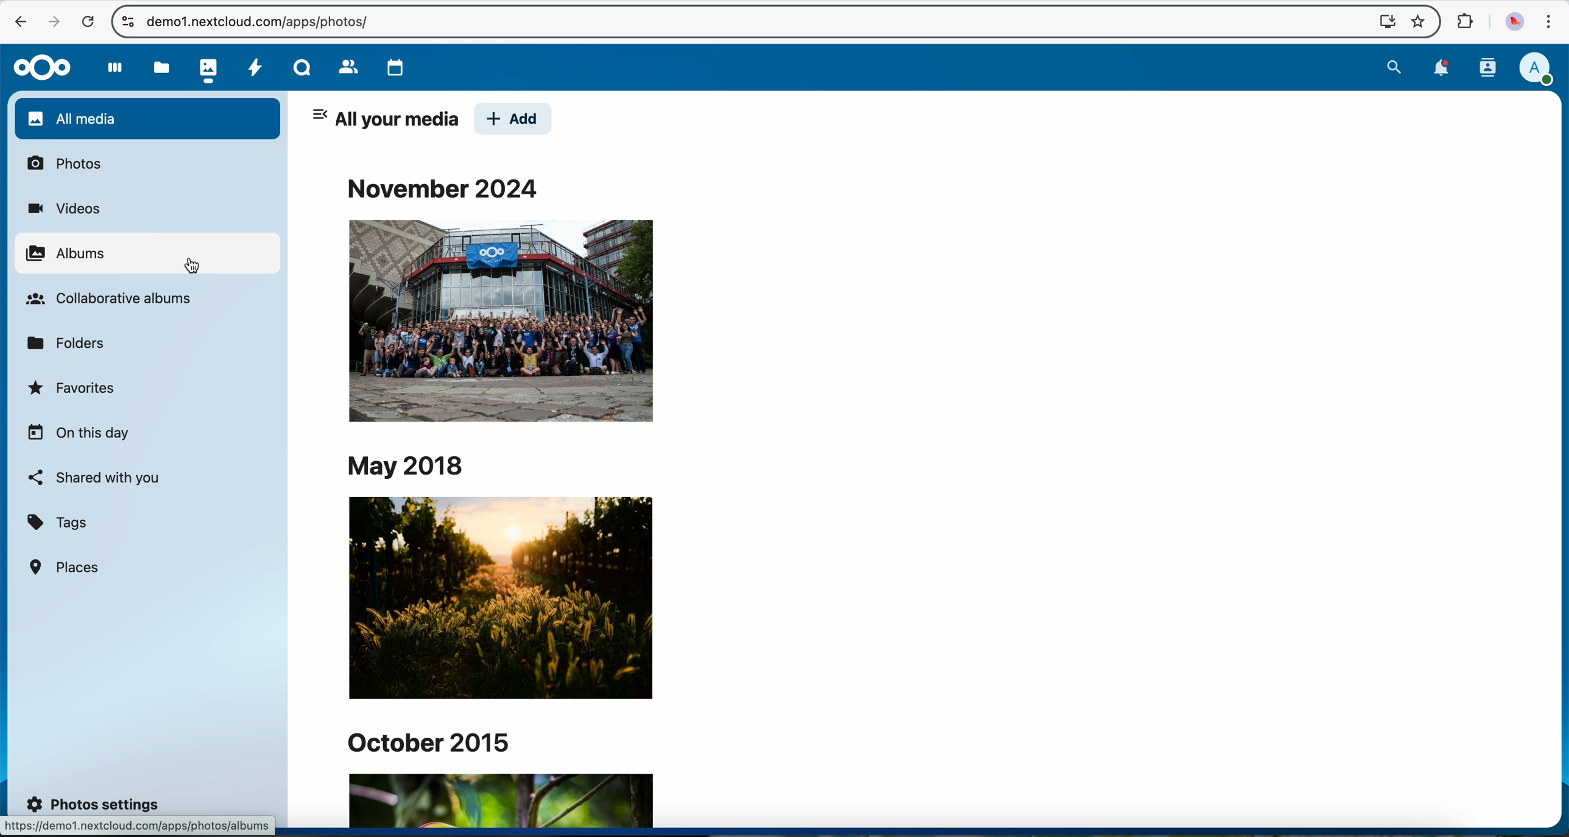 This screenshot has width=1569, height=837. What do you see at coordinates (71, 342) in the screenshot?
I see `folders` at bounding box center [71, 342].